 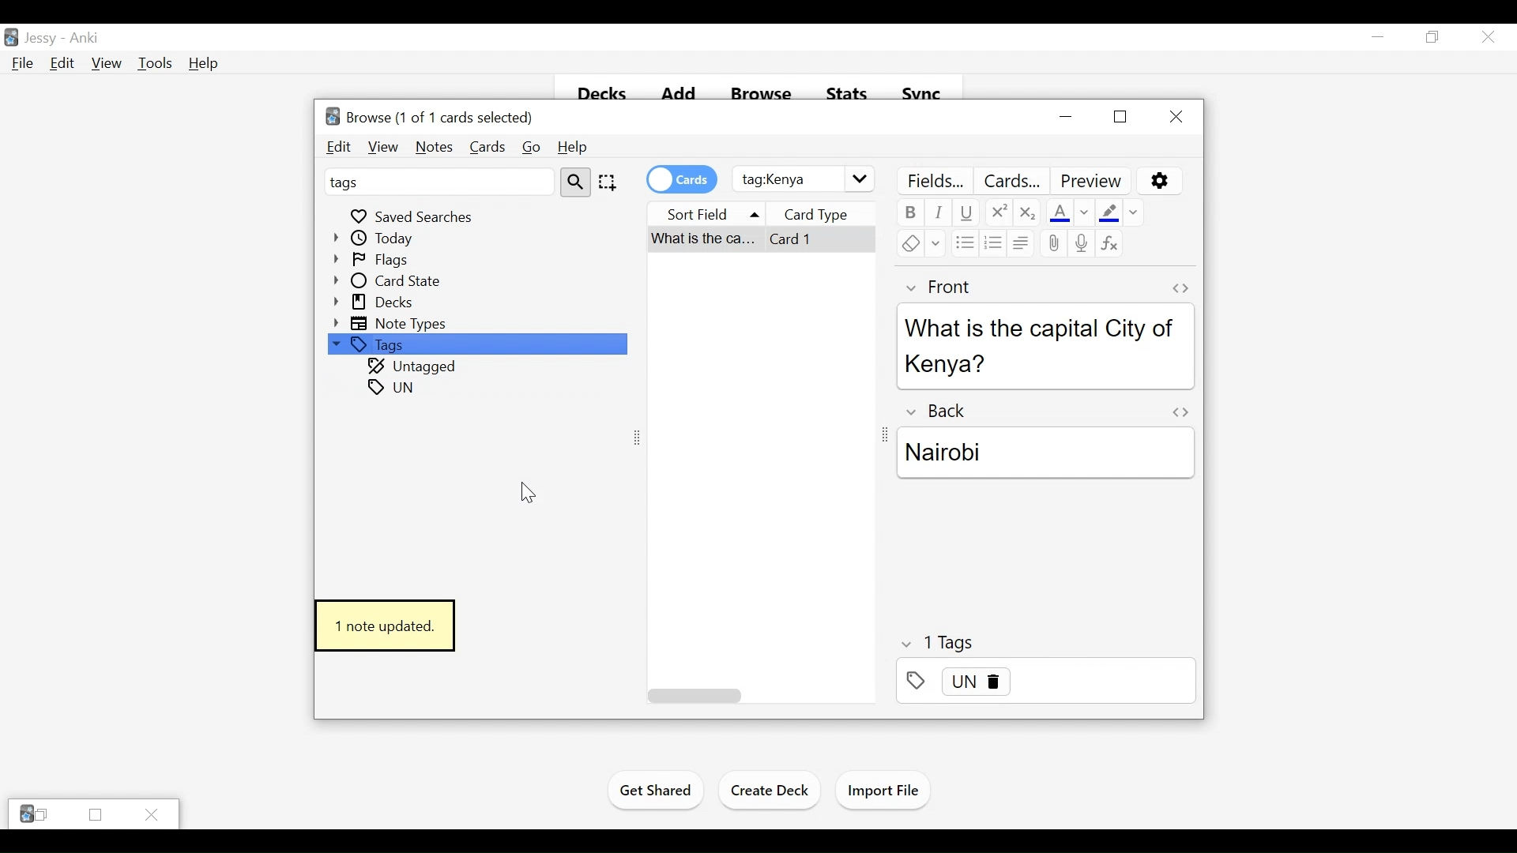 I want to click on Cards, so click(x=486, y=148).